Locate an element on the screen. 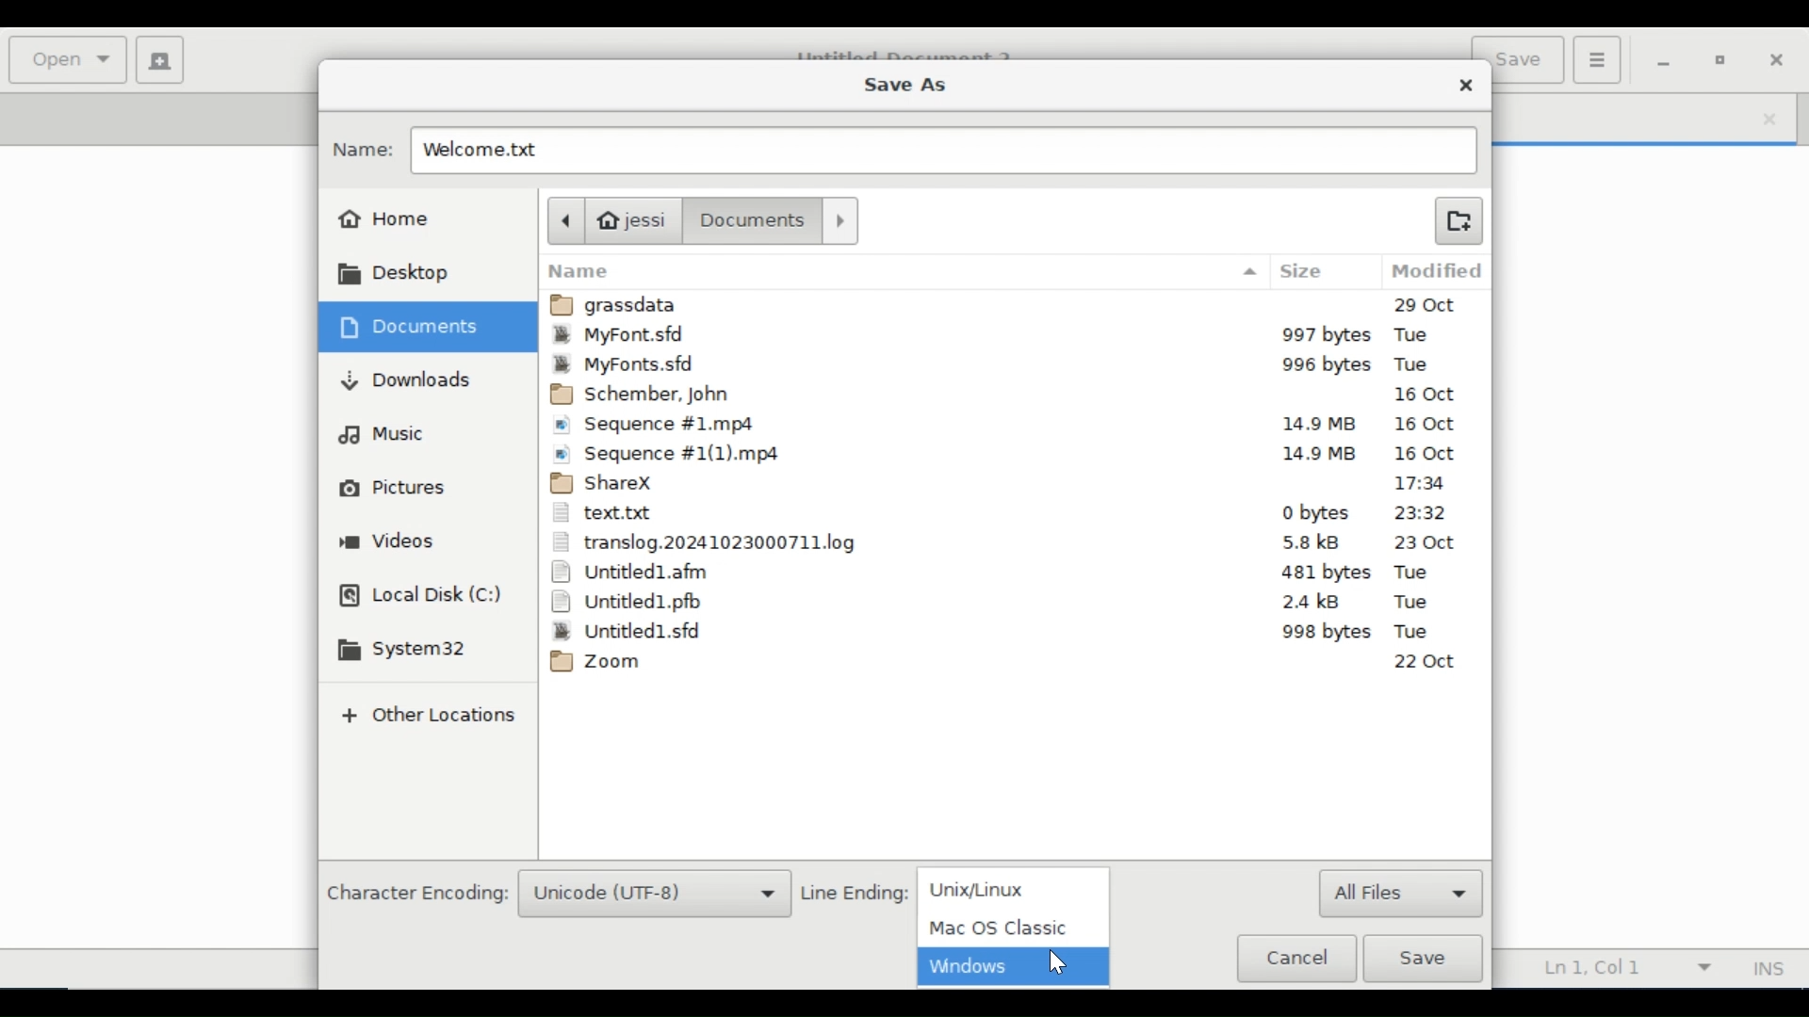 The width and height of the screenshot is (1809, 1017). save is located at coordinates (1528, 62).